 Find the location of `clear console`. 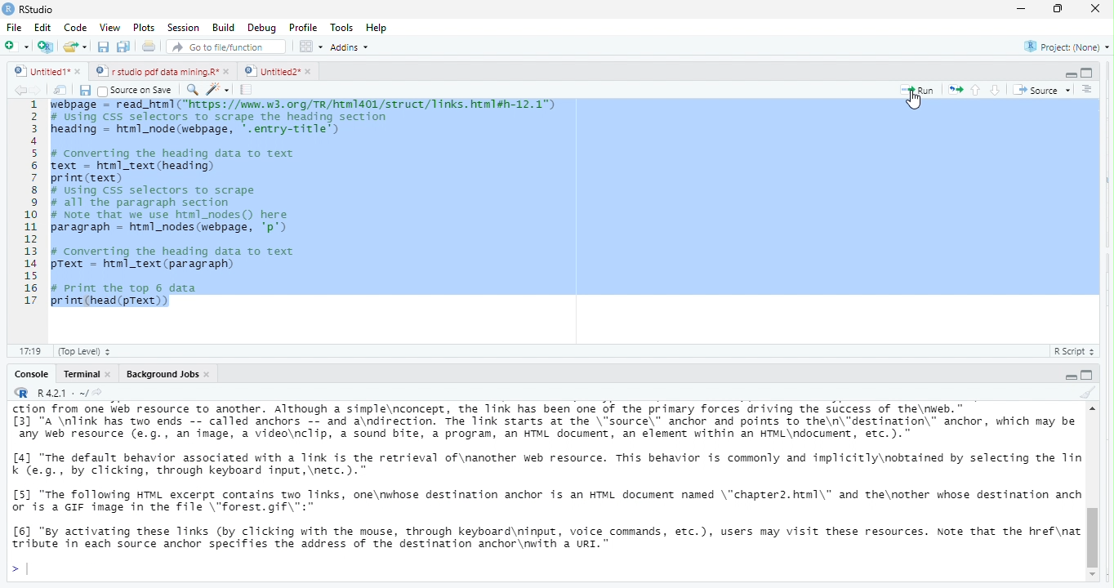

clear console is located at coordinates (1094, 390).